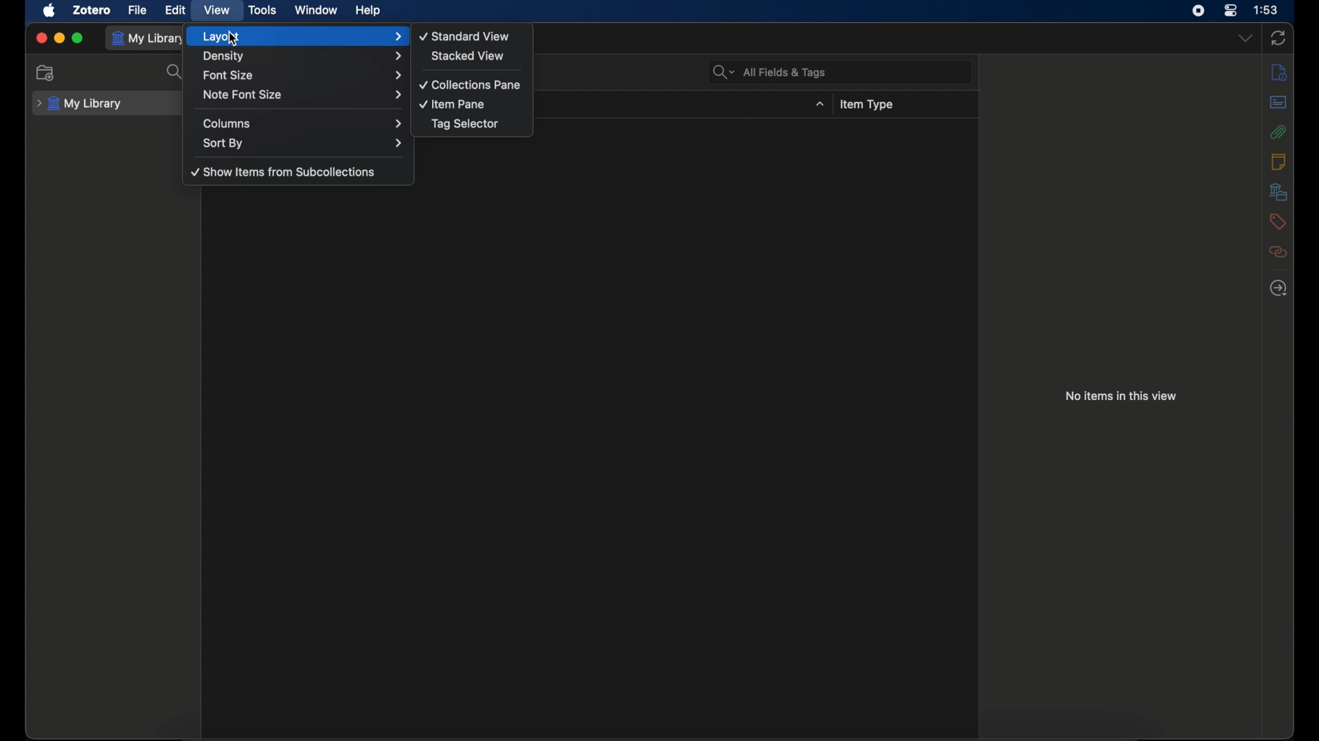 Image resolution: width=1319 pixels, height=741 pixels. I want to click on edit, so click(176, 10).